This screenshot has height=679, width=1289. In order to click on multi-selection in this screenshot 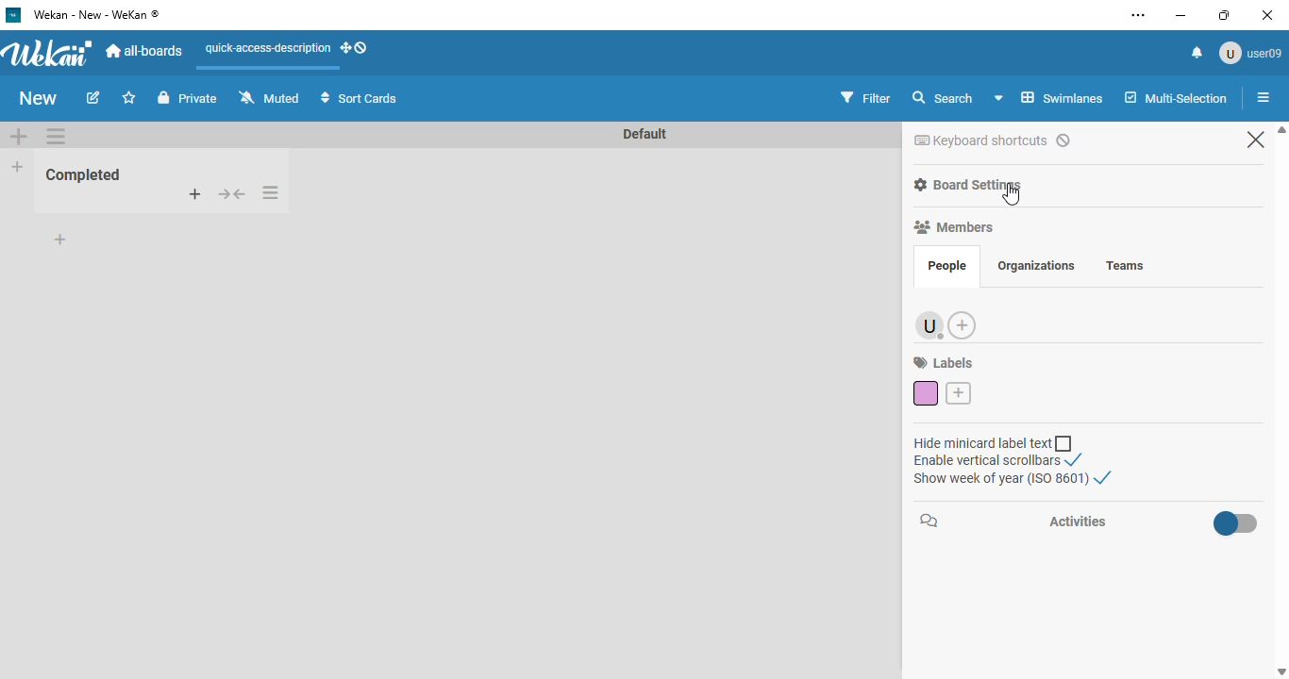, I will do `click(1177, 98)`.